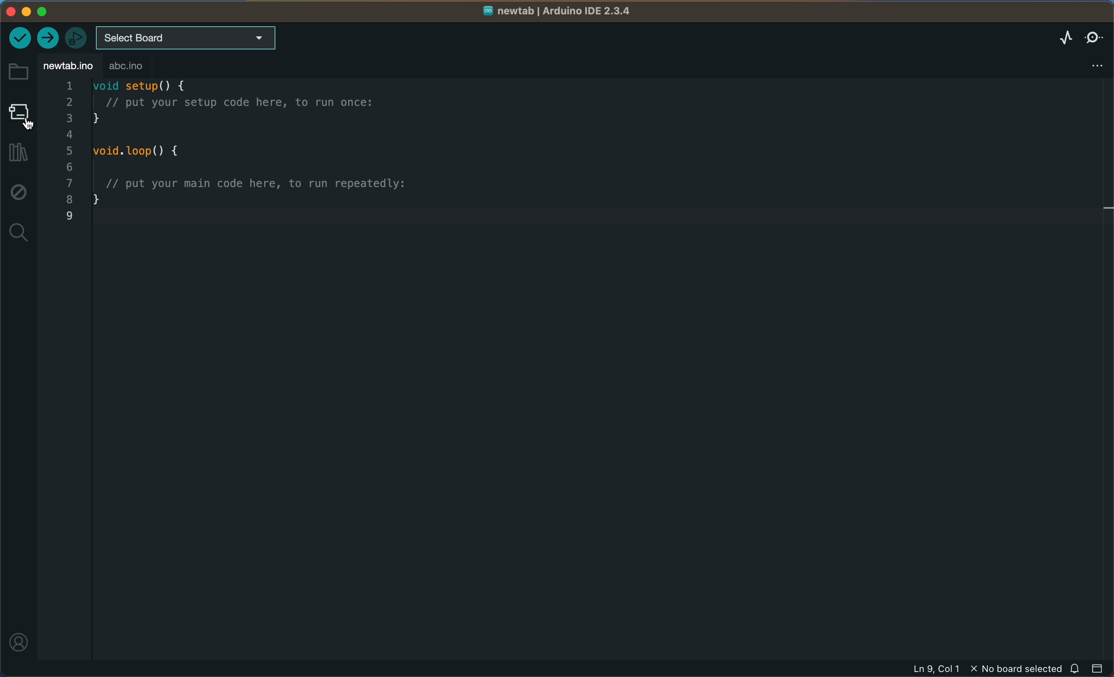 The image size is (1114, 677). What do you see at coordinates (19, 646) in the screenshot?
I see `profile` at bounding box center [19, 646].